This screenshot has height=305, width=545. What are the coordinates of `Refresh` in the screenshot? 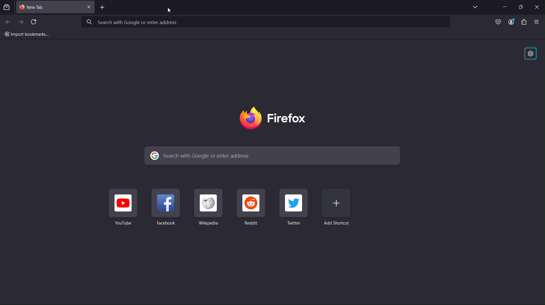 It's located at (35, 21).